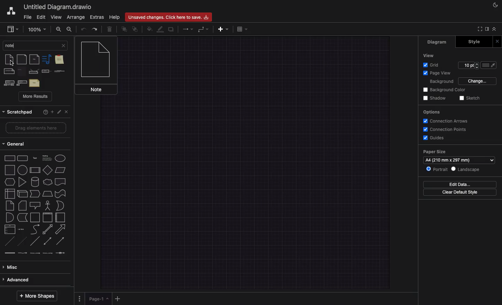 The width and height of the screenshot is (502, 305). I want to click on Paper size, so click(459, 160).